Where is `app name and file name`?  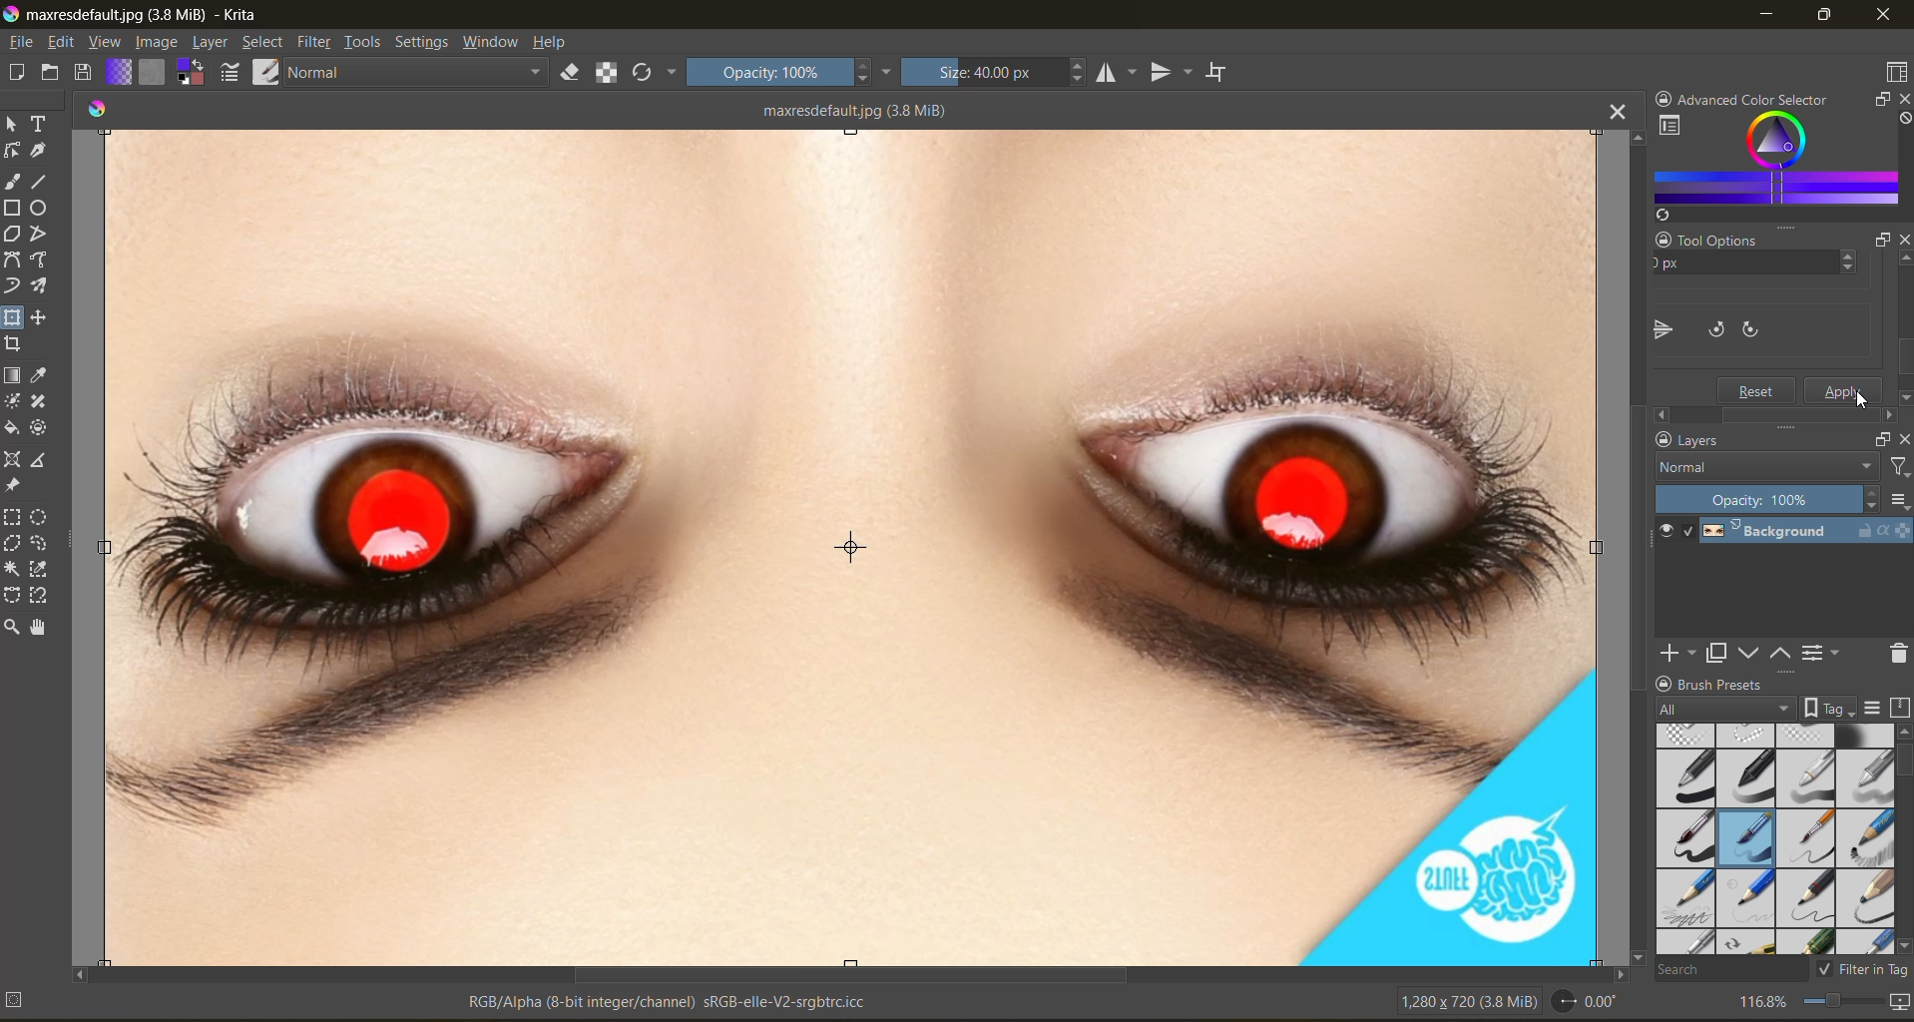
app name and file name is located at coordinates (138, 16).